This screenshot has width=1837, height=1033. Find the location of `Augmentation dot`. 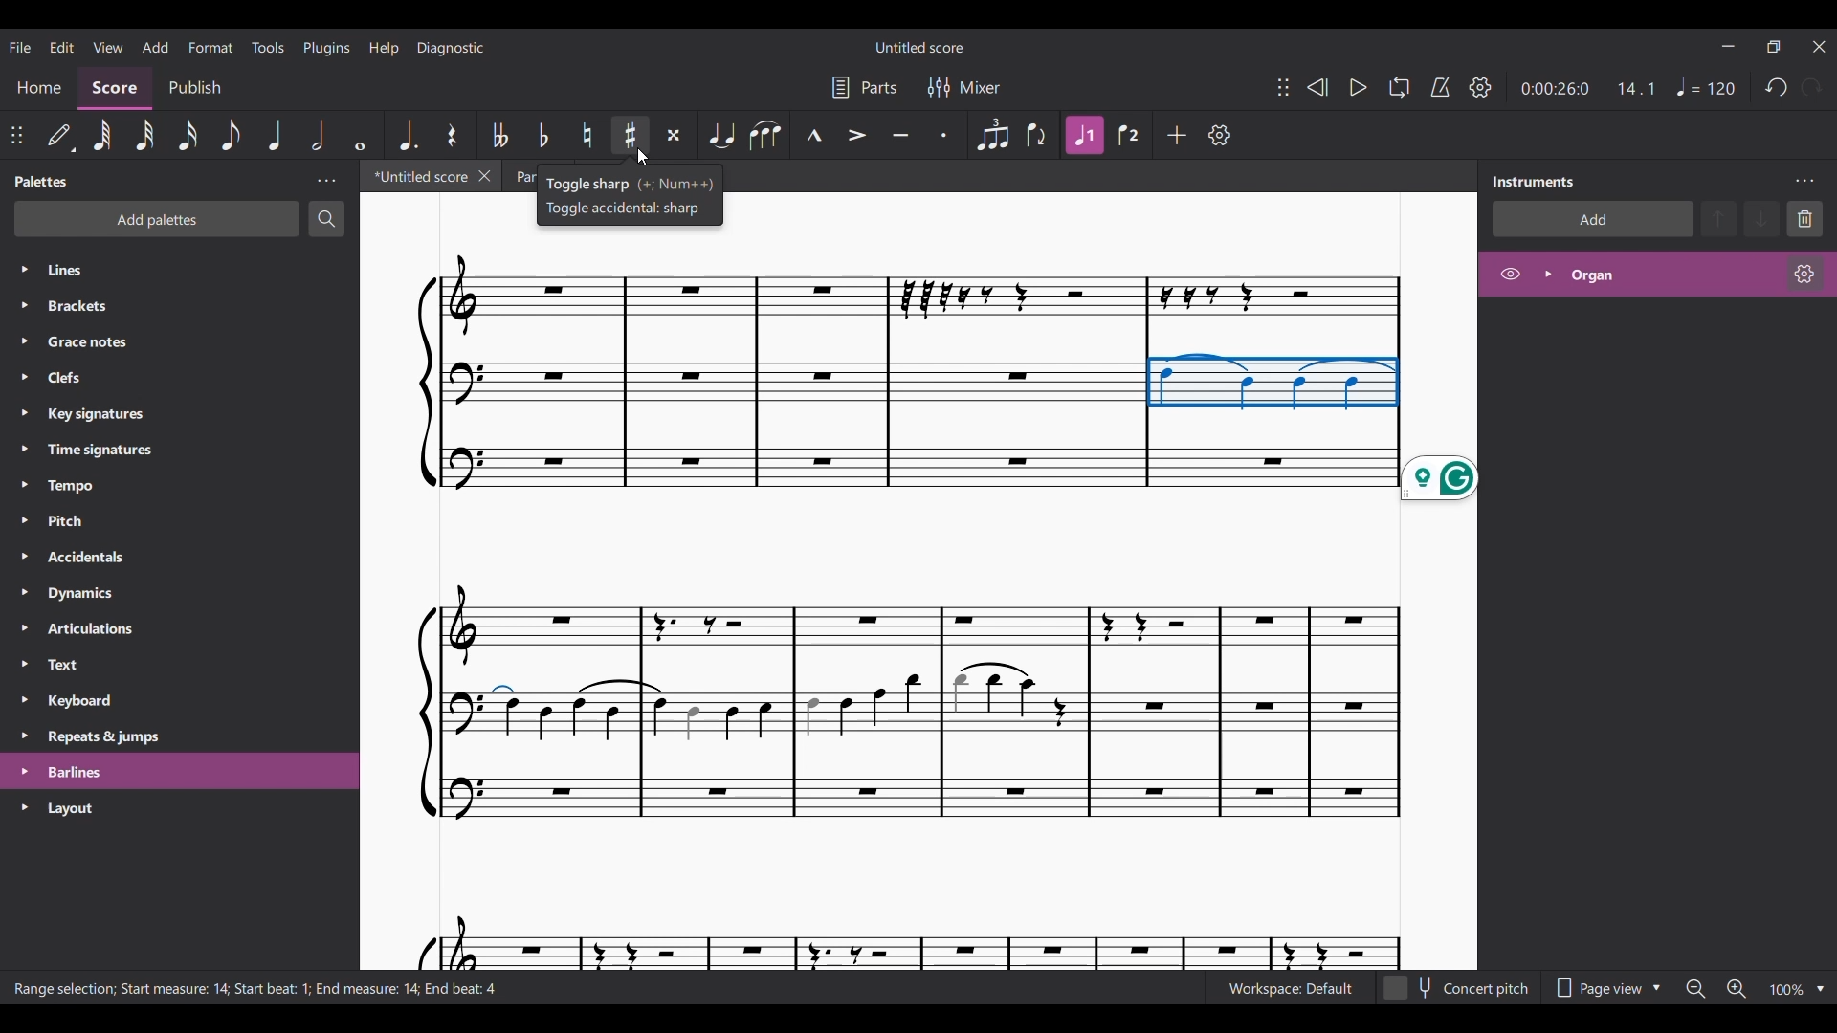

Augmentation dot is located at coordinates (408, 134).